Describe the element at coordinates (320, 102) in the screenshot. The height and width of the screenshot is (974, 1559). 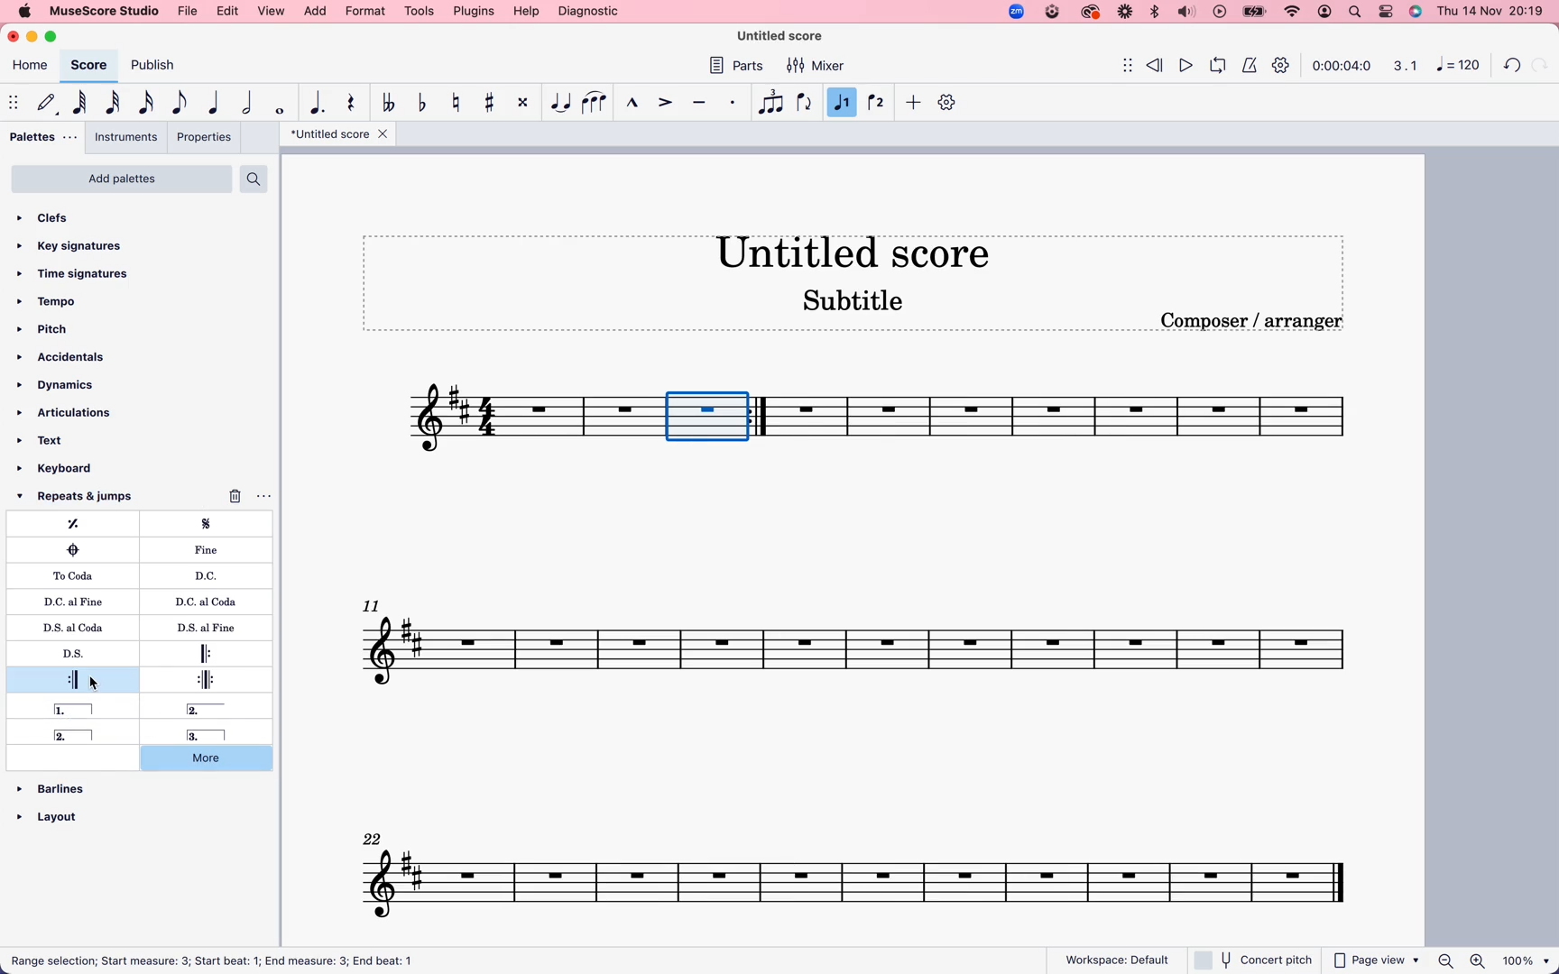
I see `augmentation dot` at that location.